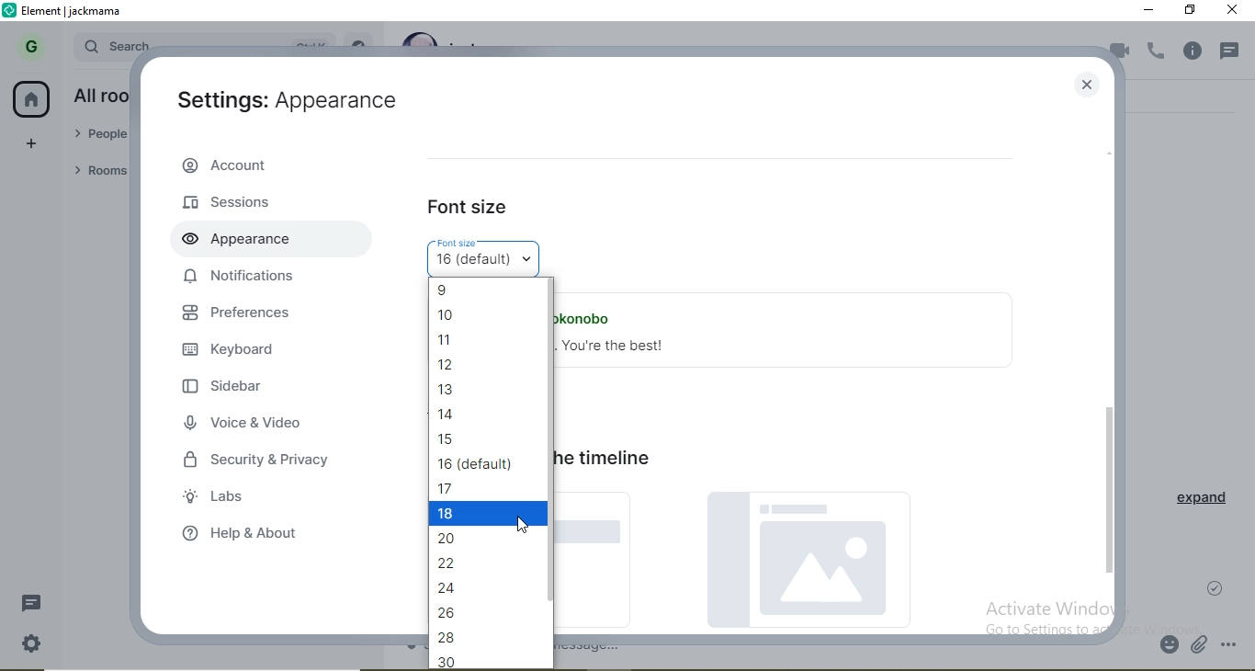 Image resolution: width=1255 pixels, height=671 pixels. I want to click on | 10, so click(473, 315).